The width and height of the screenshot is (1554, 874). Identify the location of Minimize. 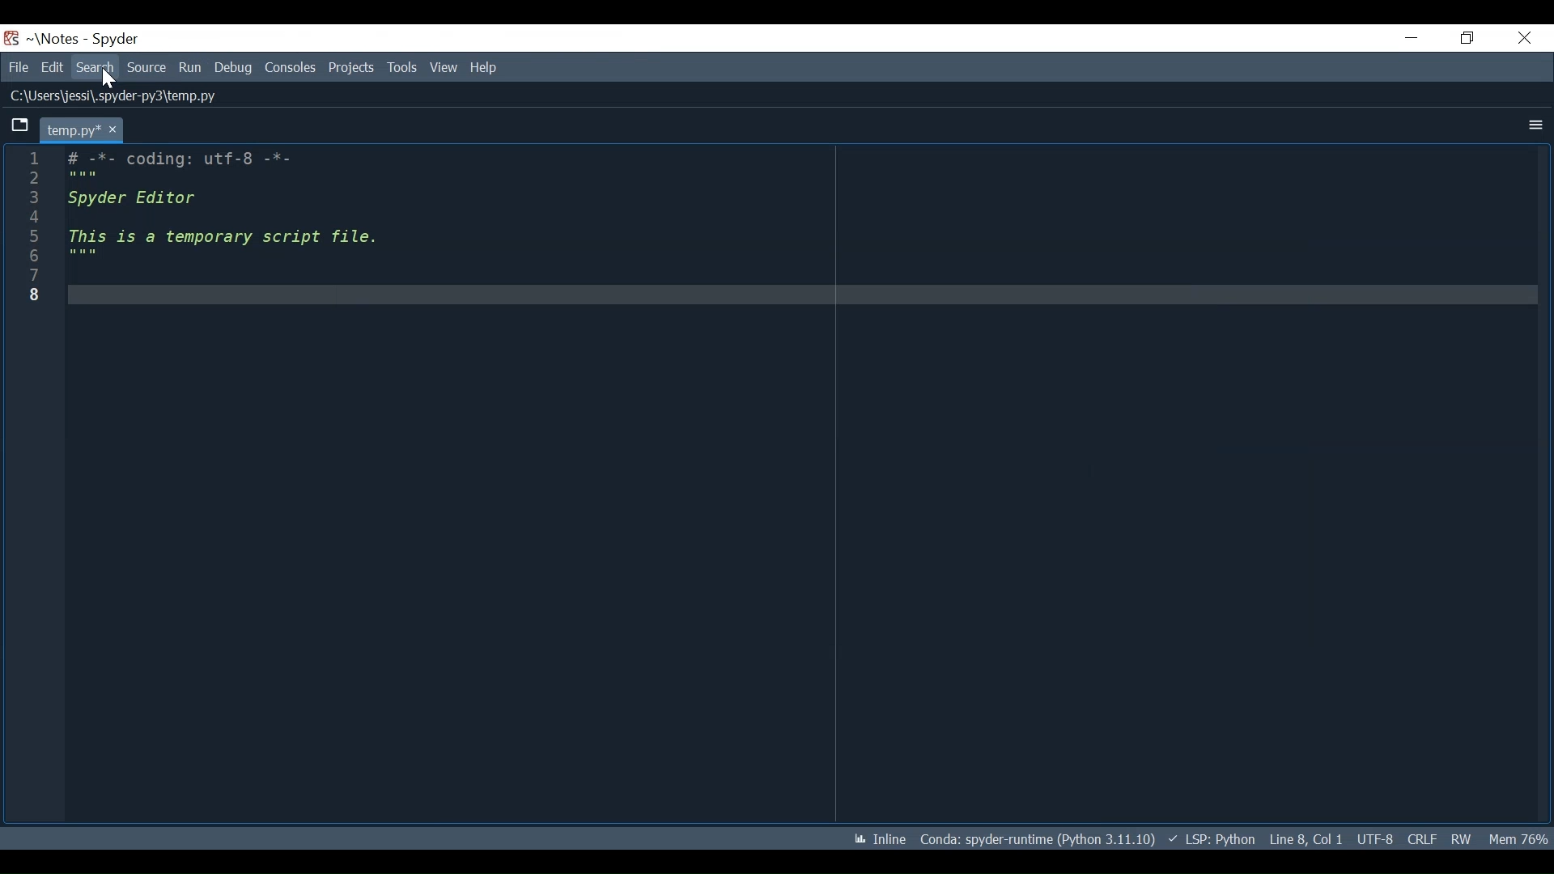
(1407, 34).